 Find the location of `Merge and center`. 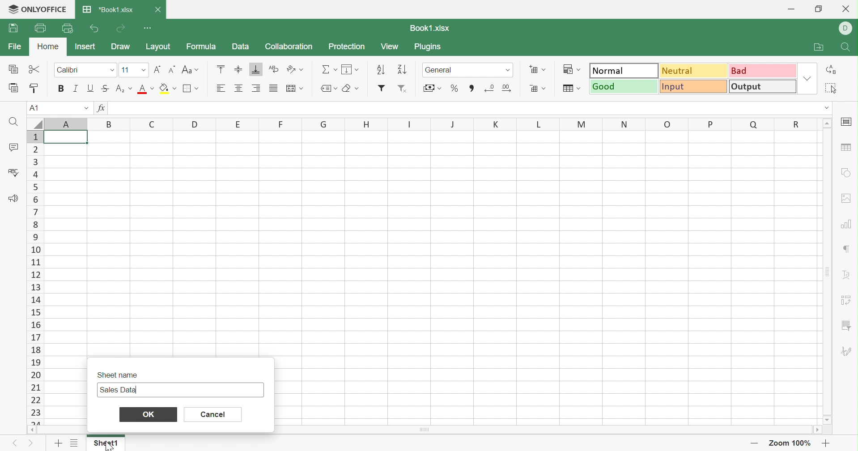

Merge and center is located at coordinates (294, 88).